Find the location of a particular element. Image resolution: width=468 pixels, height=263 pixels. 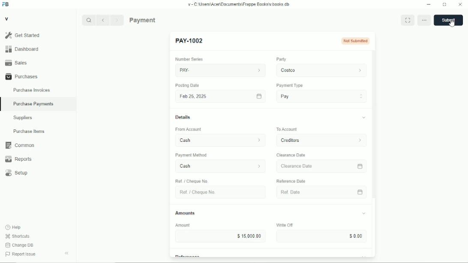

From Account is located at coordinates (218, 139).